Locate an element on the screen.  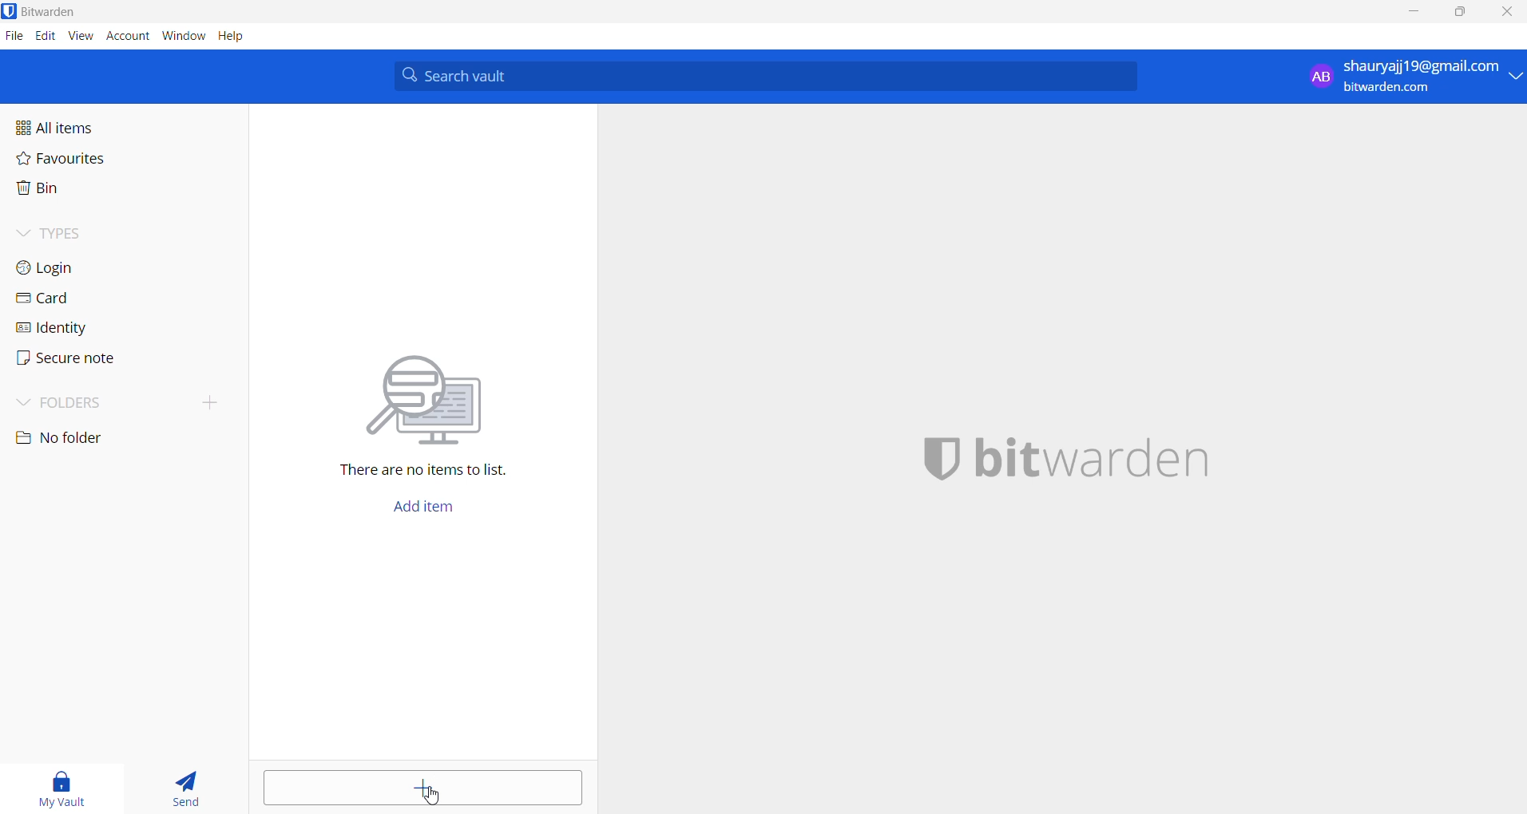
Favorites is located at coordinates (97, 162).